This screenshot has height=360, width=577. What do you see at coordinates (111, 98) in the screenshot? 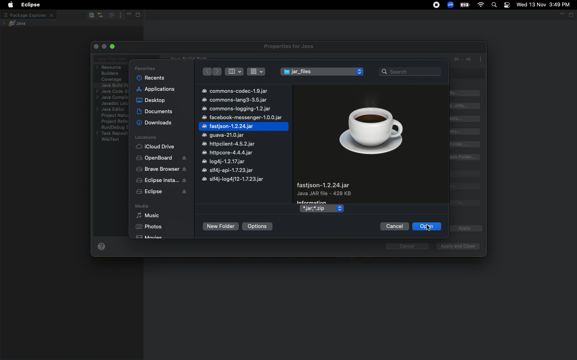
I see `Java compiler` at bounding box center [111, 98].